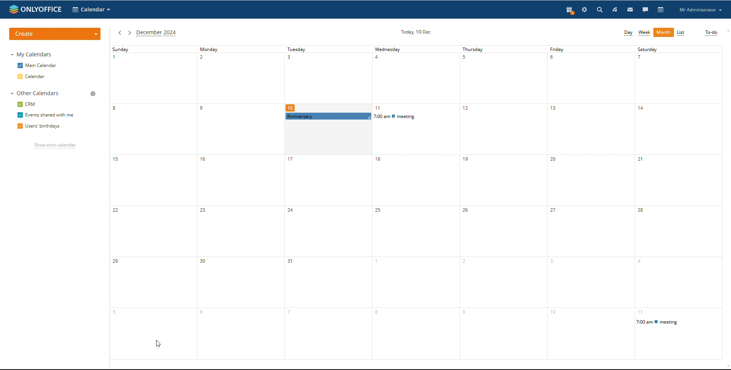 Image resolution: width=731 pixels, height=370 pixels. Describe the element at coordinates (615, 10) in the screenshot. I see `feed` at that location.